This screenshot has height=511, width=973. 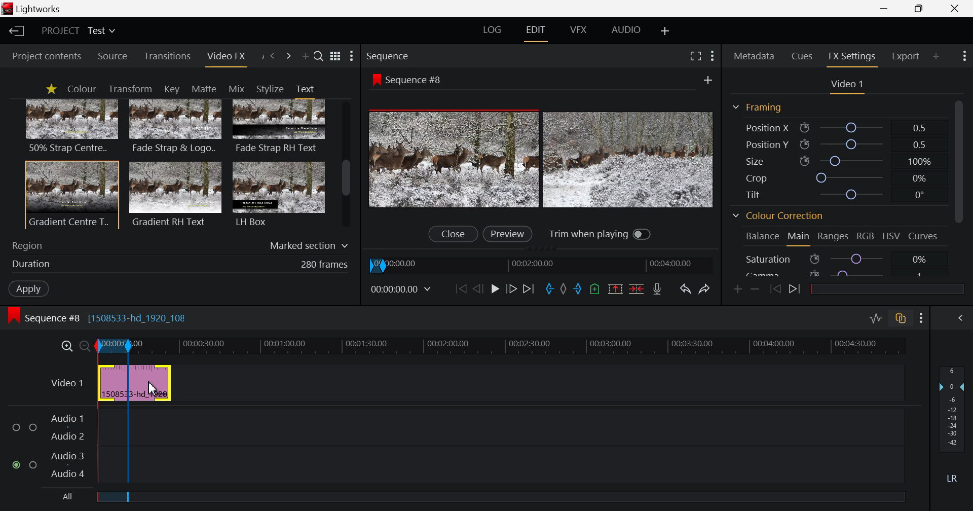 I want to click on Back to homepage, so click(x=15, y=31).